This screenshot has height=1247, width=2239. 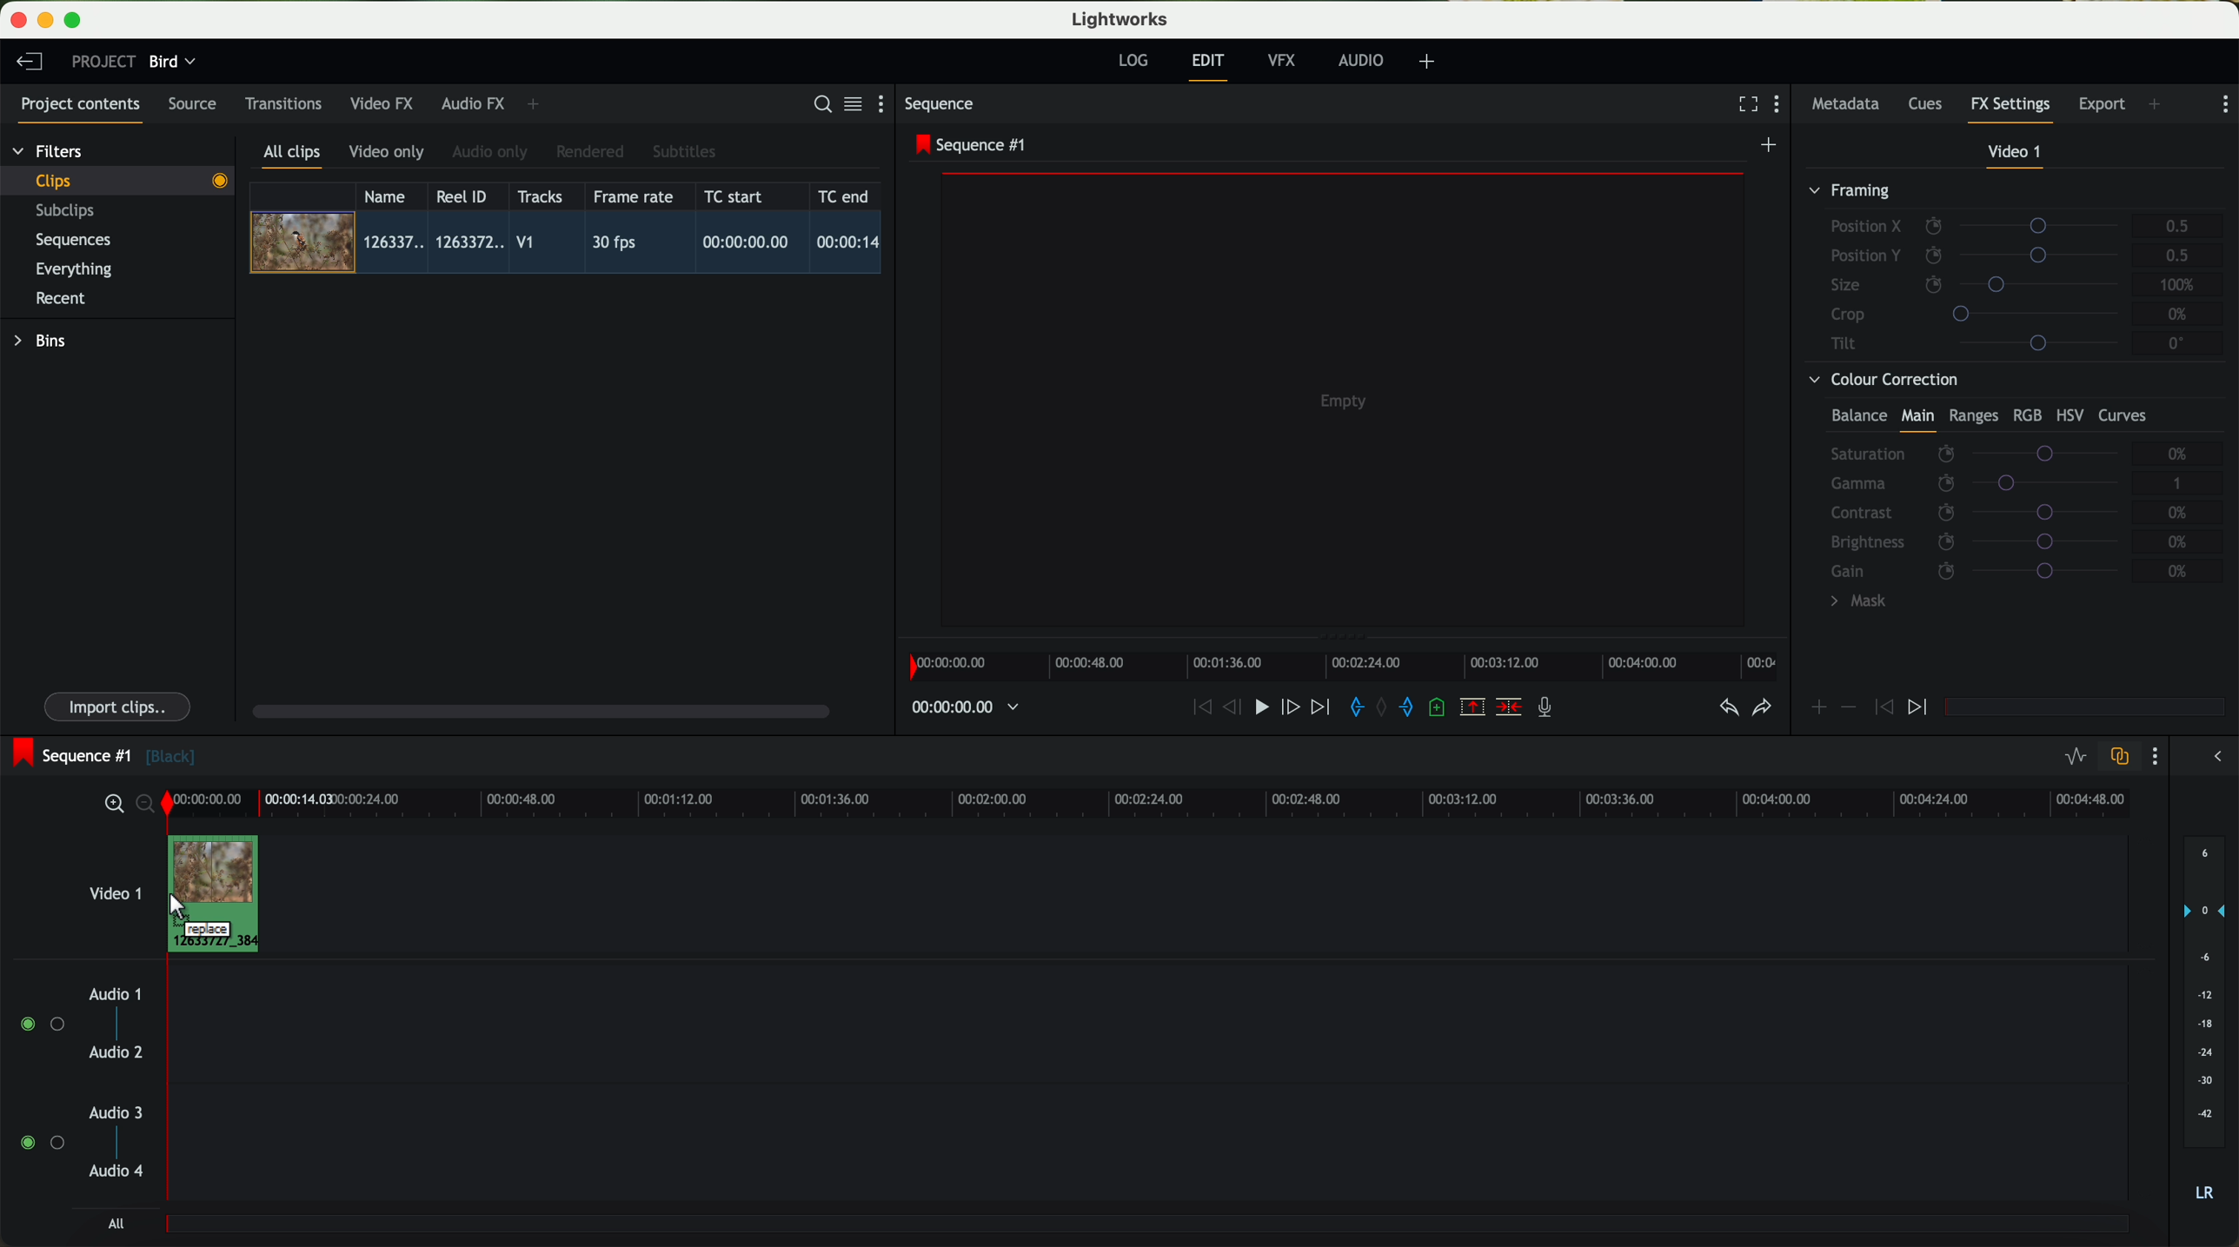 I want to click on tracks, so click(x=537, y=197).